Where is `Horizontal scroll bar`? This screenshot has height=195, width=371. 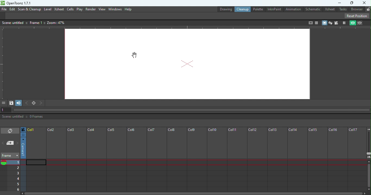
Horizontal scroll bar is located at coordinates (190, 110).